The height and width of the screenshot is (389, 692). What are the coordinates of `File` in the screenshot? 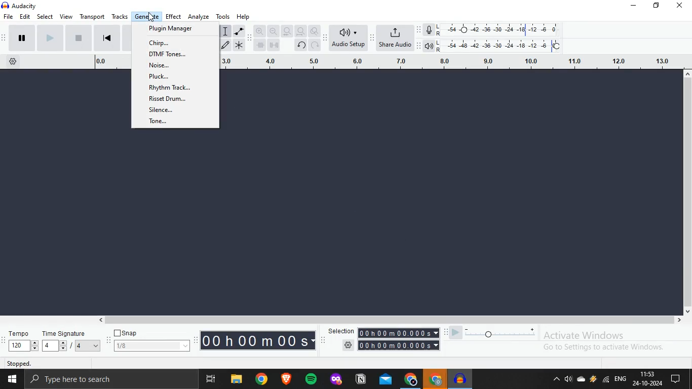 It's located at (9, 17).